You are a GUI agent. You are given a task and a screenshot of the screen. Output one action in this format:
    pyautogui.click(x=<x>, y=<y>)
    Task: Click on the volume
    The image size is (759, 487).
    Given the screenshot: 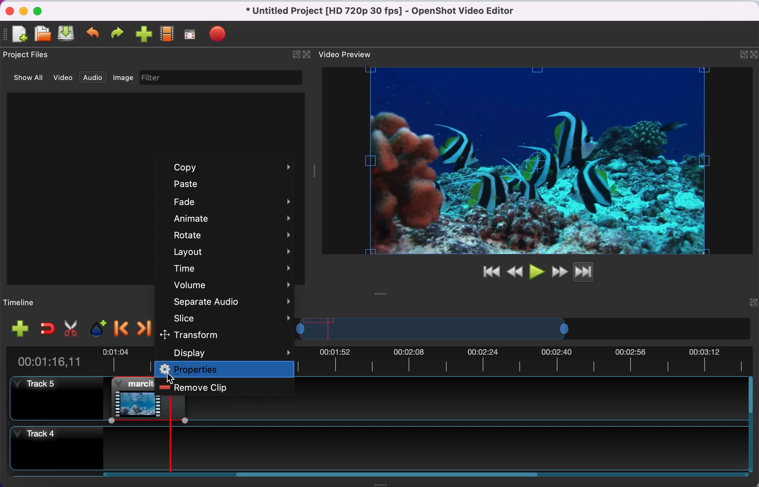 What is the action you would take?
    pyautogui.click(x=228, y=285)
    